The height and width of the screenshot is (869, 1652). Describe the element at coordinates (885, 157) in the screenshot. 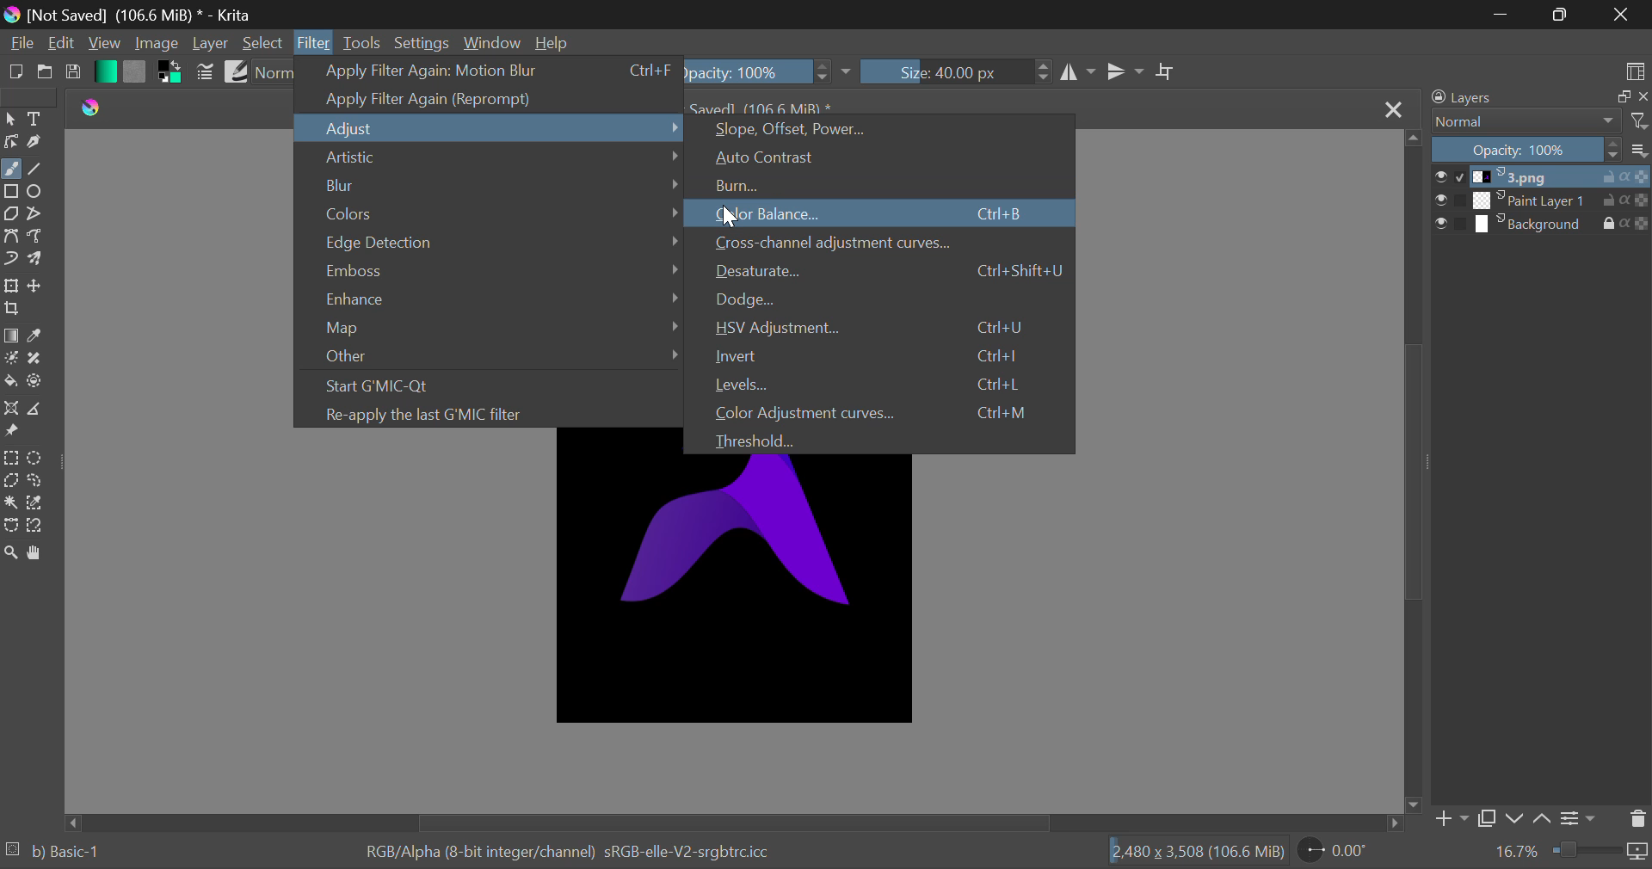

I see `Auto Contrast` at that location.